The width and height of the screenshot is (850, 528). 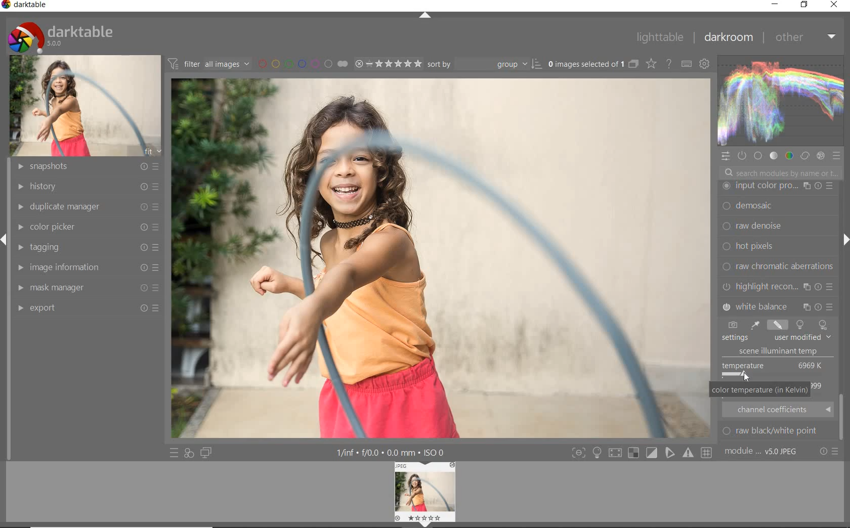 I want to click on show global preference, so click(x=705, y=65).